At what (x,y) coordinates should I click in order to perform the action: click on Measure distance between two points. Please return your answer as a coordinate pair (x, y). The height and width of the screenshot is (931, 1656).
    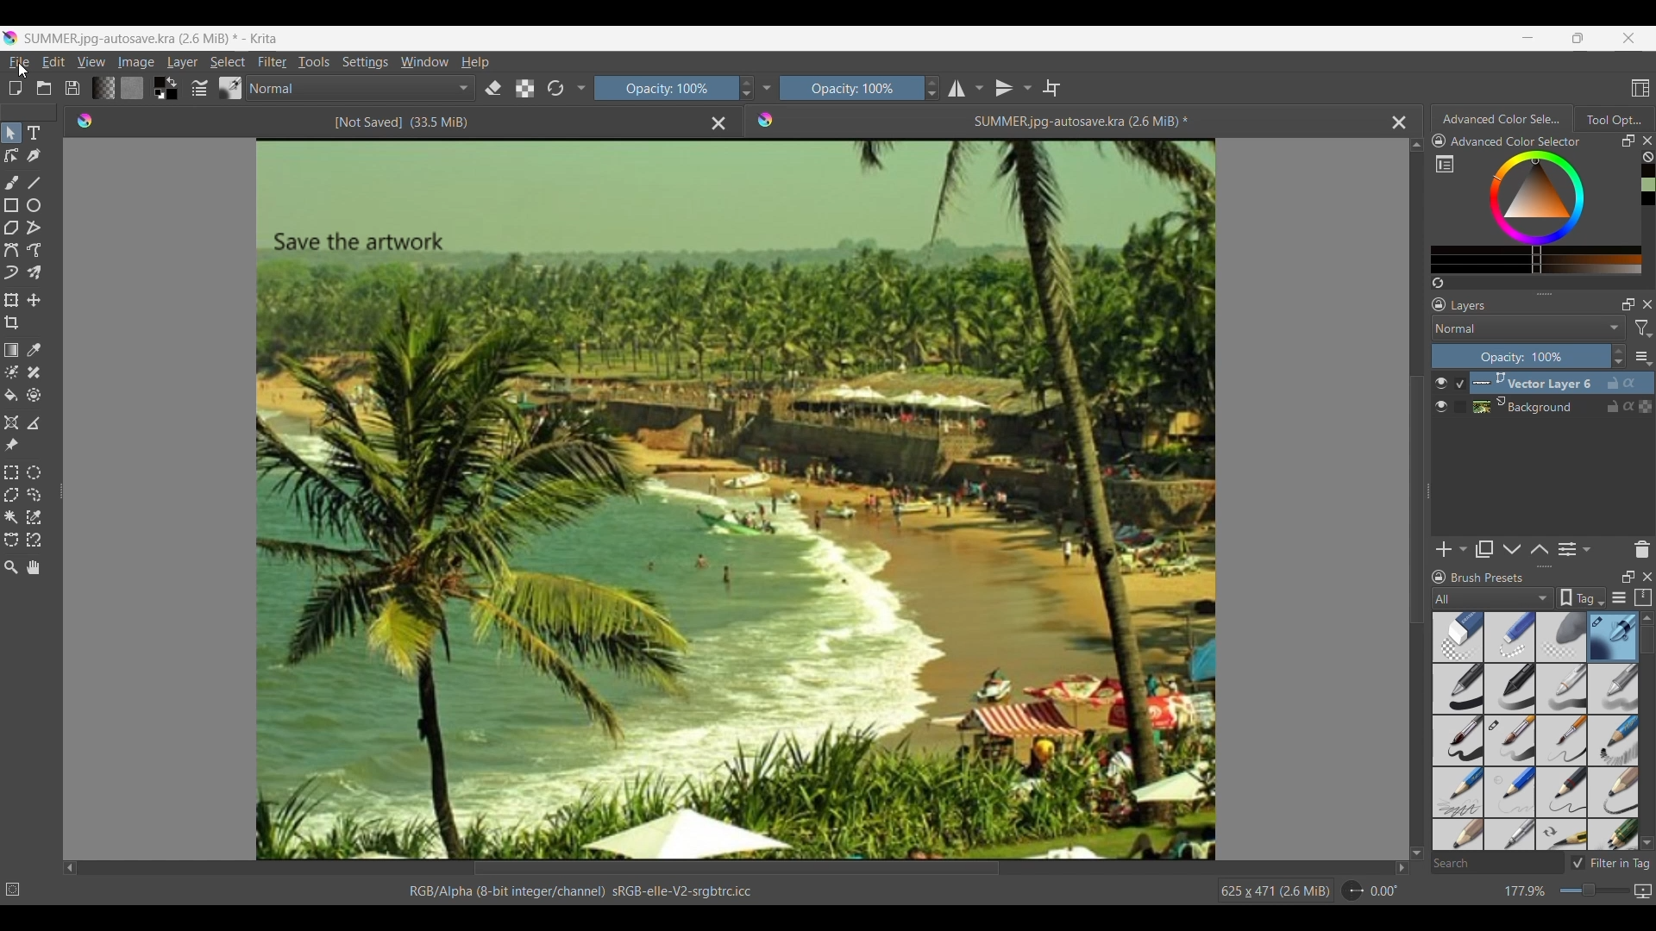
    Looking at the image, I should click on (35, 423).